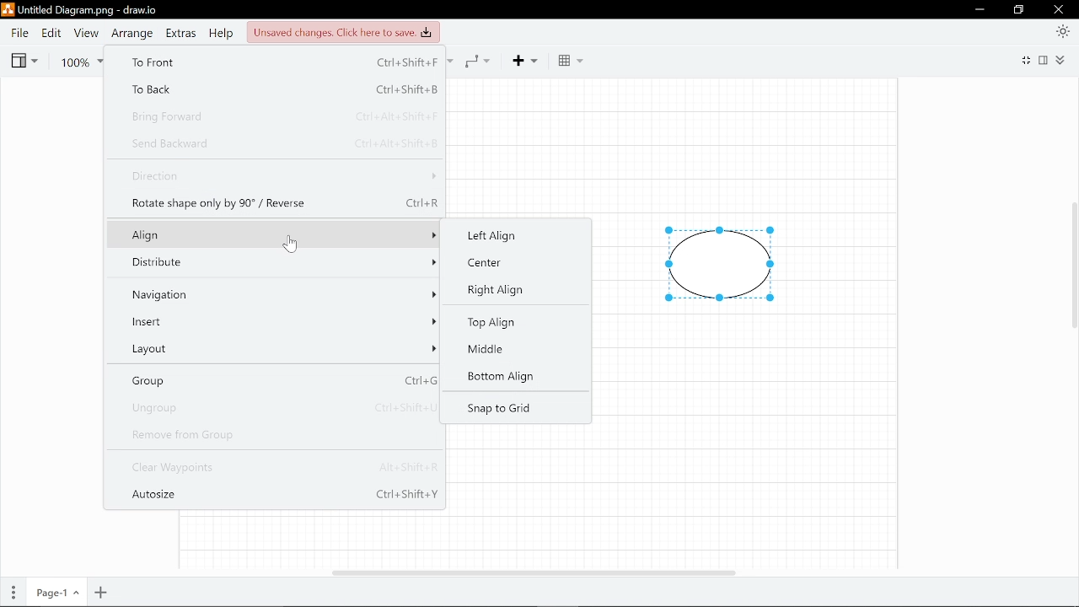  What do you see at coordinates (720, 265) in the screenshot?
I see `Diagram` at bounding box center [720, 265].